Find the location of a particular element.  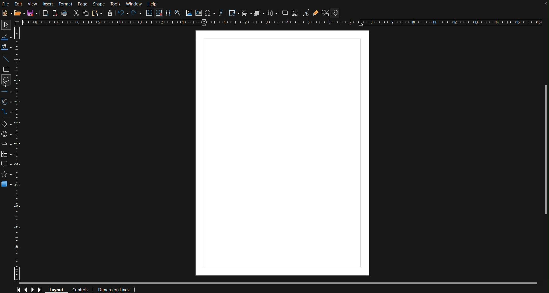

Format is located at coordinates (67, 3).